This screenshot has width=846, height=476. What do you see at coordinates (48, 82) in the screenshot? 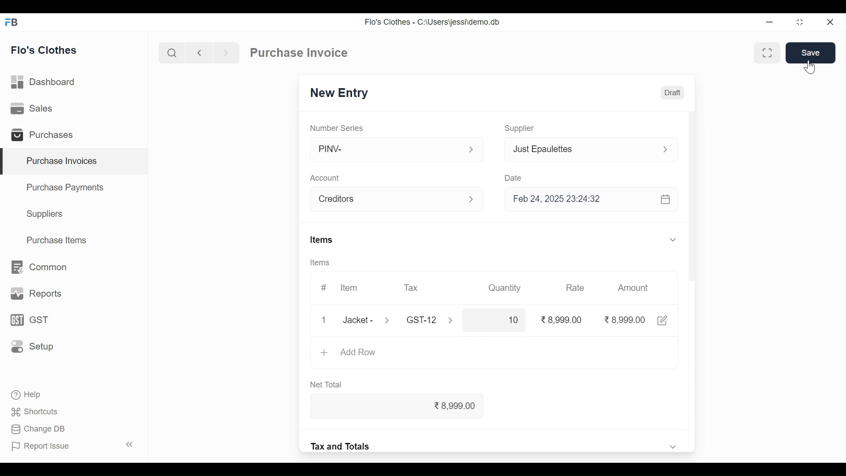
I see `Dashboard` at bounding box center [48, 82].